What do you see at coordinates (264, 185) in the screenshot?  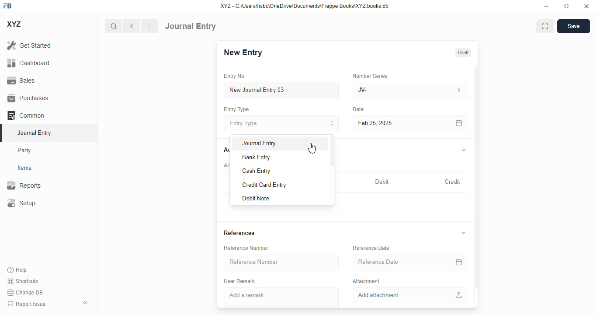 I see `credit card entry` at bounding box center [264, 185].